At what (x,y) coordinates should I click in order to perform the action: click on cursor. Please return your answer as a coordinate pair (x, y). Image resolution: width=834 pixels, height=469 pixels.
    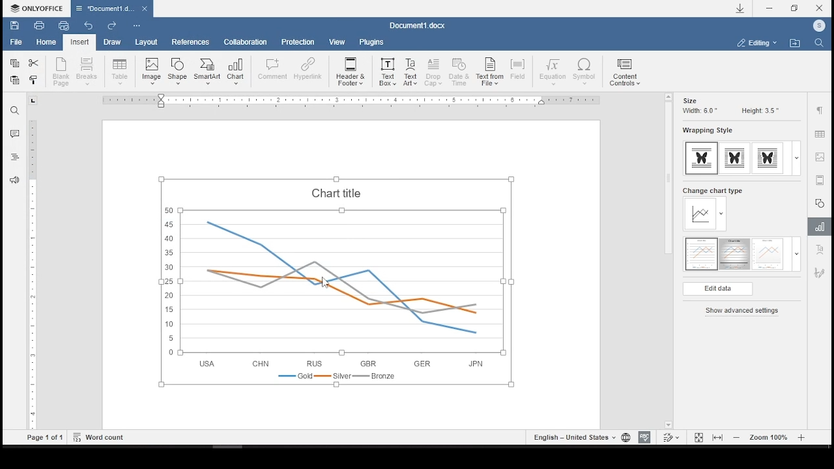
    Looking at the image, I should click on (326, 283).